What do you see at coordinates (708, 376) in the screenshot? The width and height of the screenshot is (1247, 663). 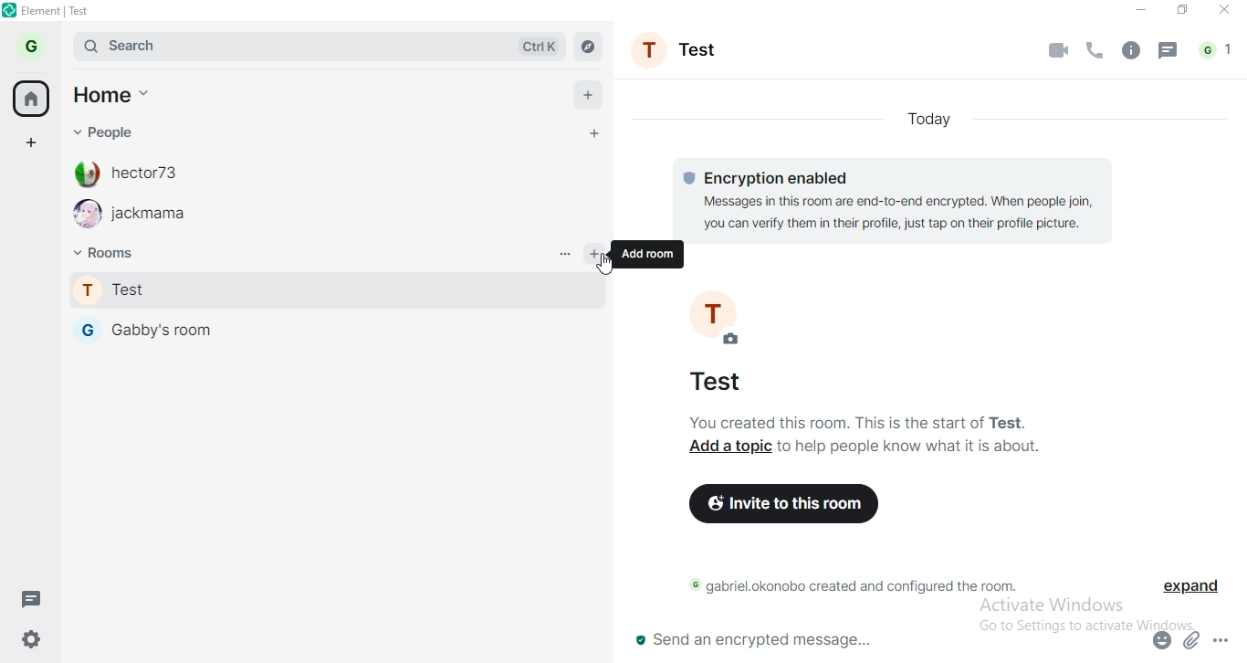 I see `test` at bounding box center [708, 376].